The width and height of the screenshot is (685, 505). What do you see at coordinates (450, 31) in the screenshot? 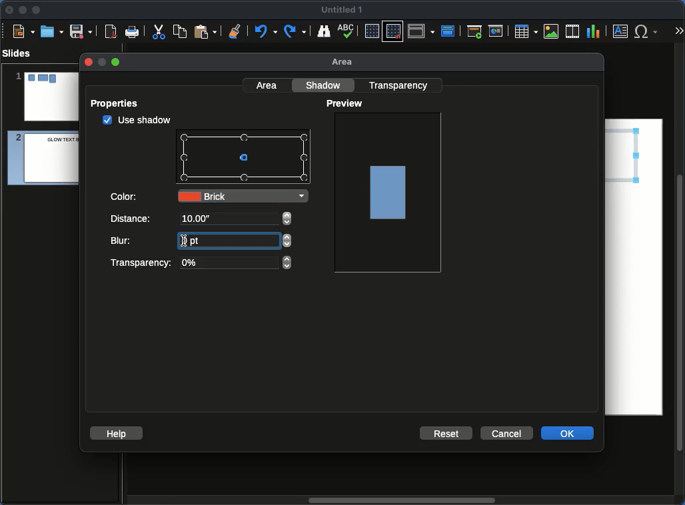
I see `Master slide` at bounding box center [450, 31].